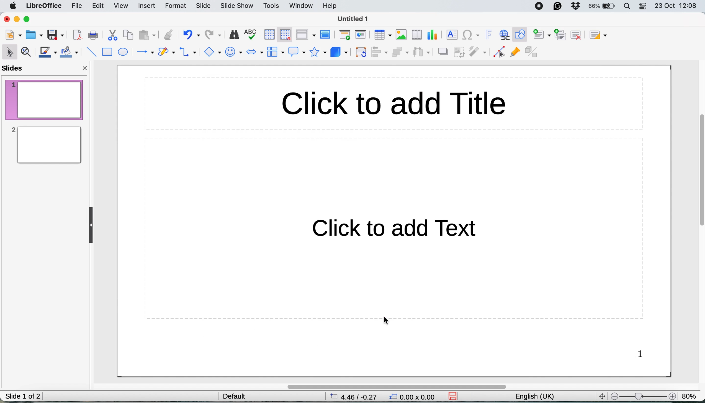 The width and height of the screenshot is (705, 403). Describe the element at coordinates (86, 69) in the screenshot. I see `close` at that location.